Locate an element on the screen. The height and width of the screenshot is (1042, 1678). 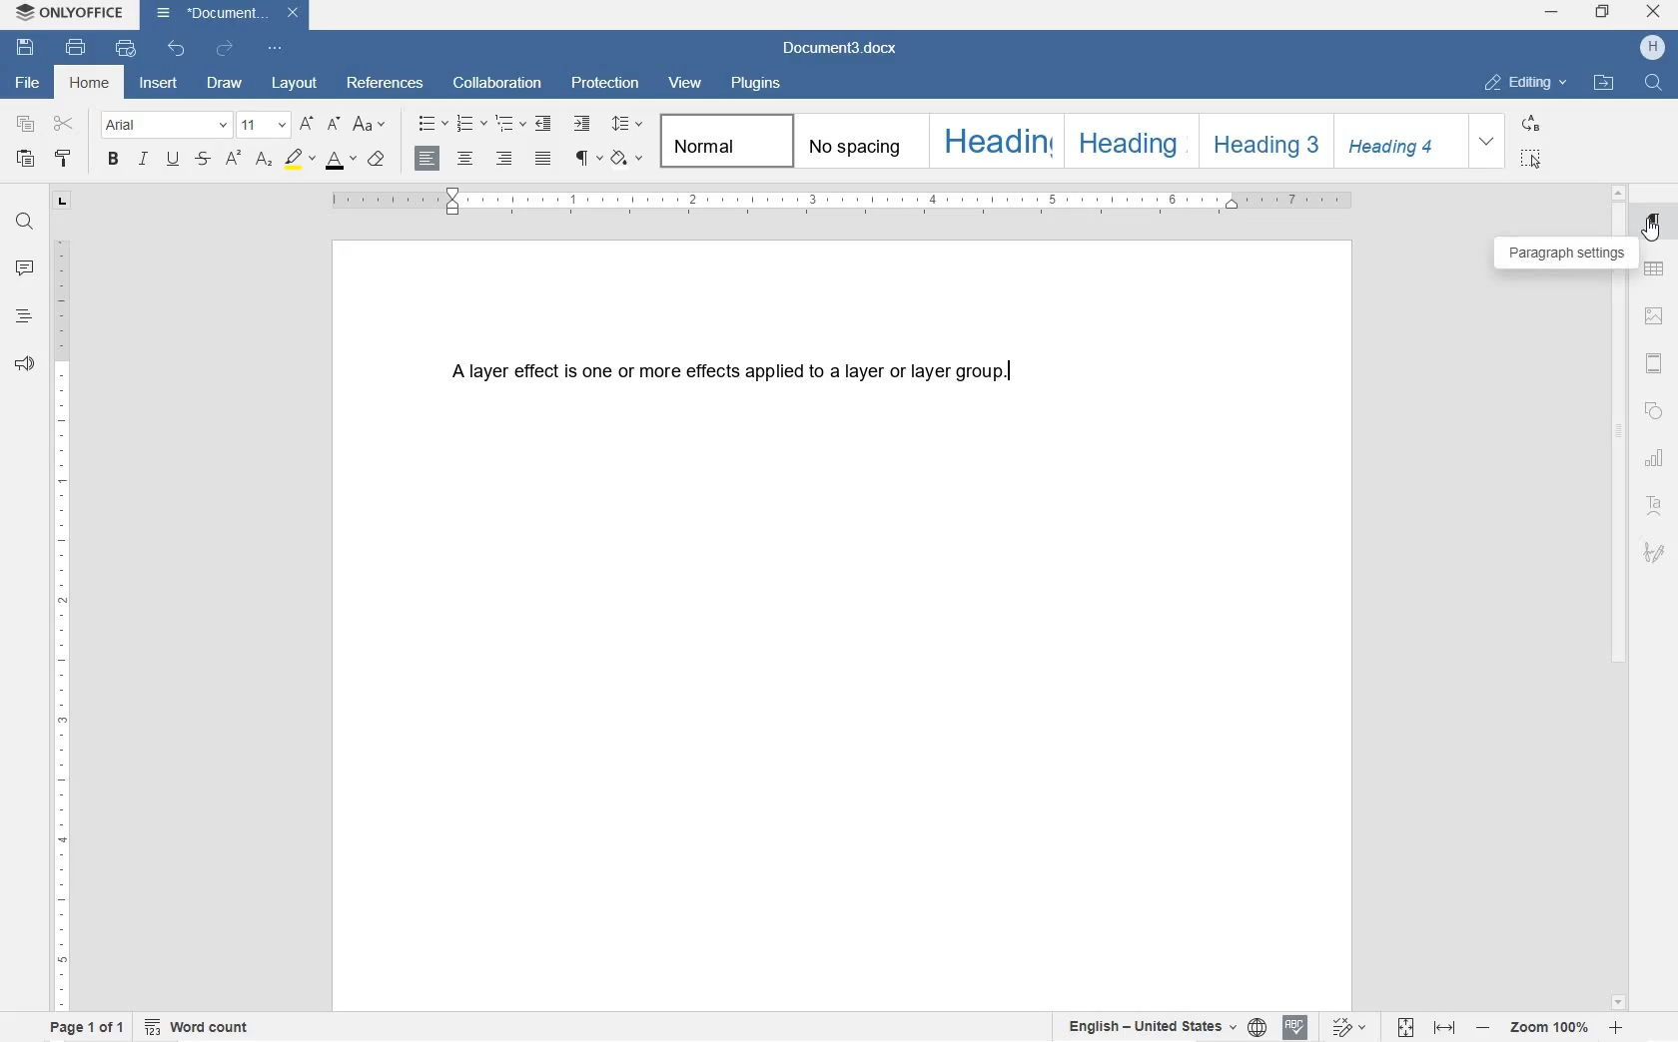
FIND is located at coordinates (23, 222).